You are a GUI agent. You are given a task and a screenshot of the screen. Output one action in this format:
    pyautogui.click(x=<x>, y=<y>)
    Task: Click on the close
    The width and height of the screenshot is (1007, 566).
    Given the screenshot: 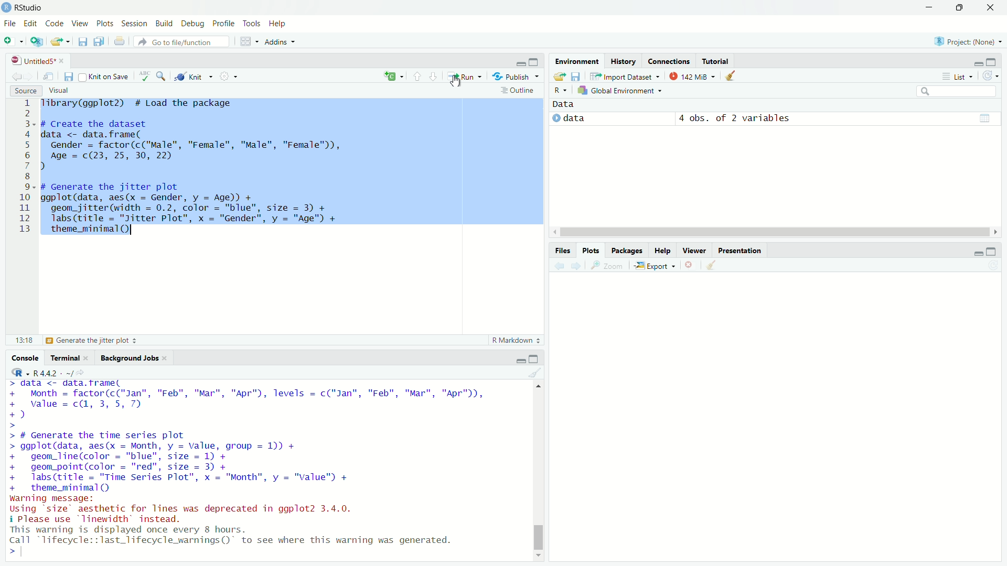 What is the action you would take?
    pyautogui.click(x=993, y=7)
    